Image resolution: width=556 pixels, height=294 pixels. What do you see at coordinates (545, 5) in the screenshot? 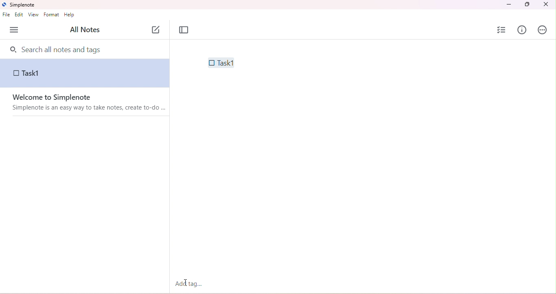
I see `close` at bounding box center [545, 5].